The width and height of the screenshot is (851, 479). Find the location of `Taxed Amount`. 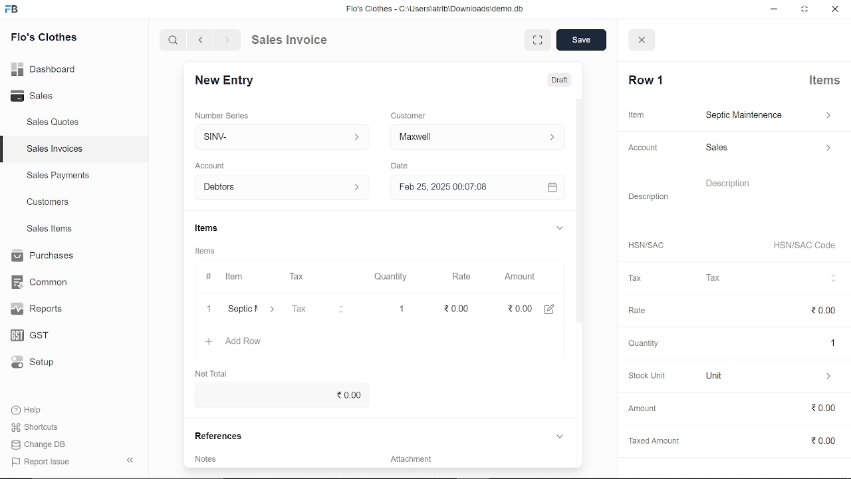

Taxed Amount is located at coordinates (650, 438).